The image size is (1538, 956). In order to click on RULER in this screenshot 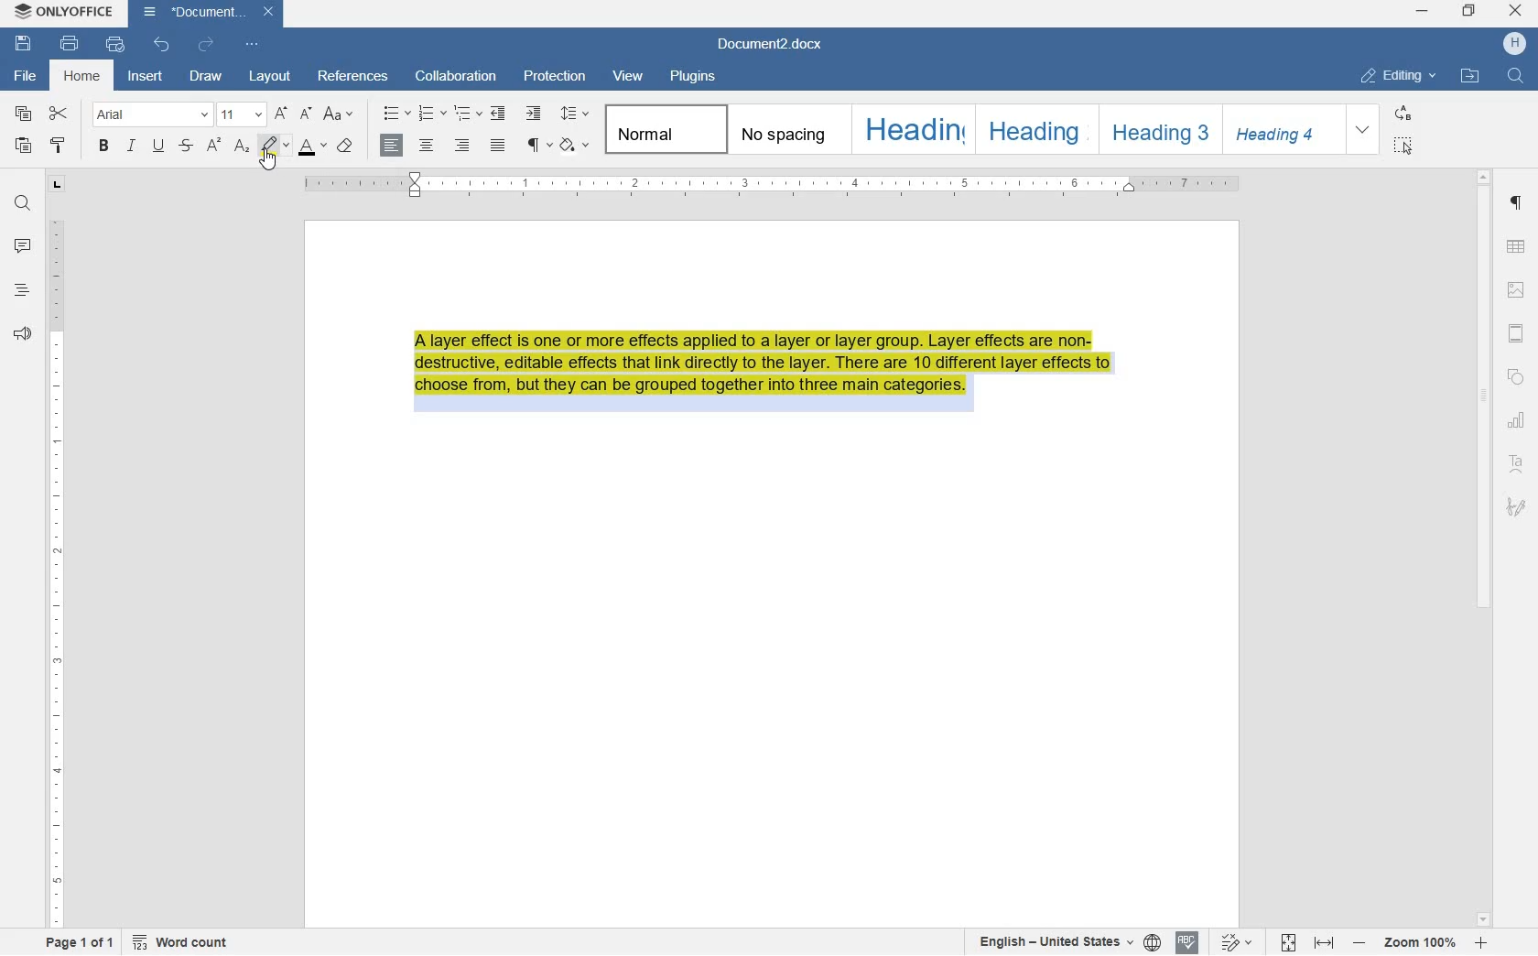, I will do `click(764, 186)`.